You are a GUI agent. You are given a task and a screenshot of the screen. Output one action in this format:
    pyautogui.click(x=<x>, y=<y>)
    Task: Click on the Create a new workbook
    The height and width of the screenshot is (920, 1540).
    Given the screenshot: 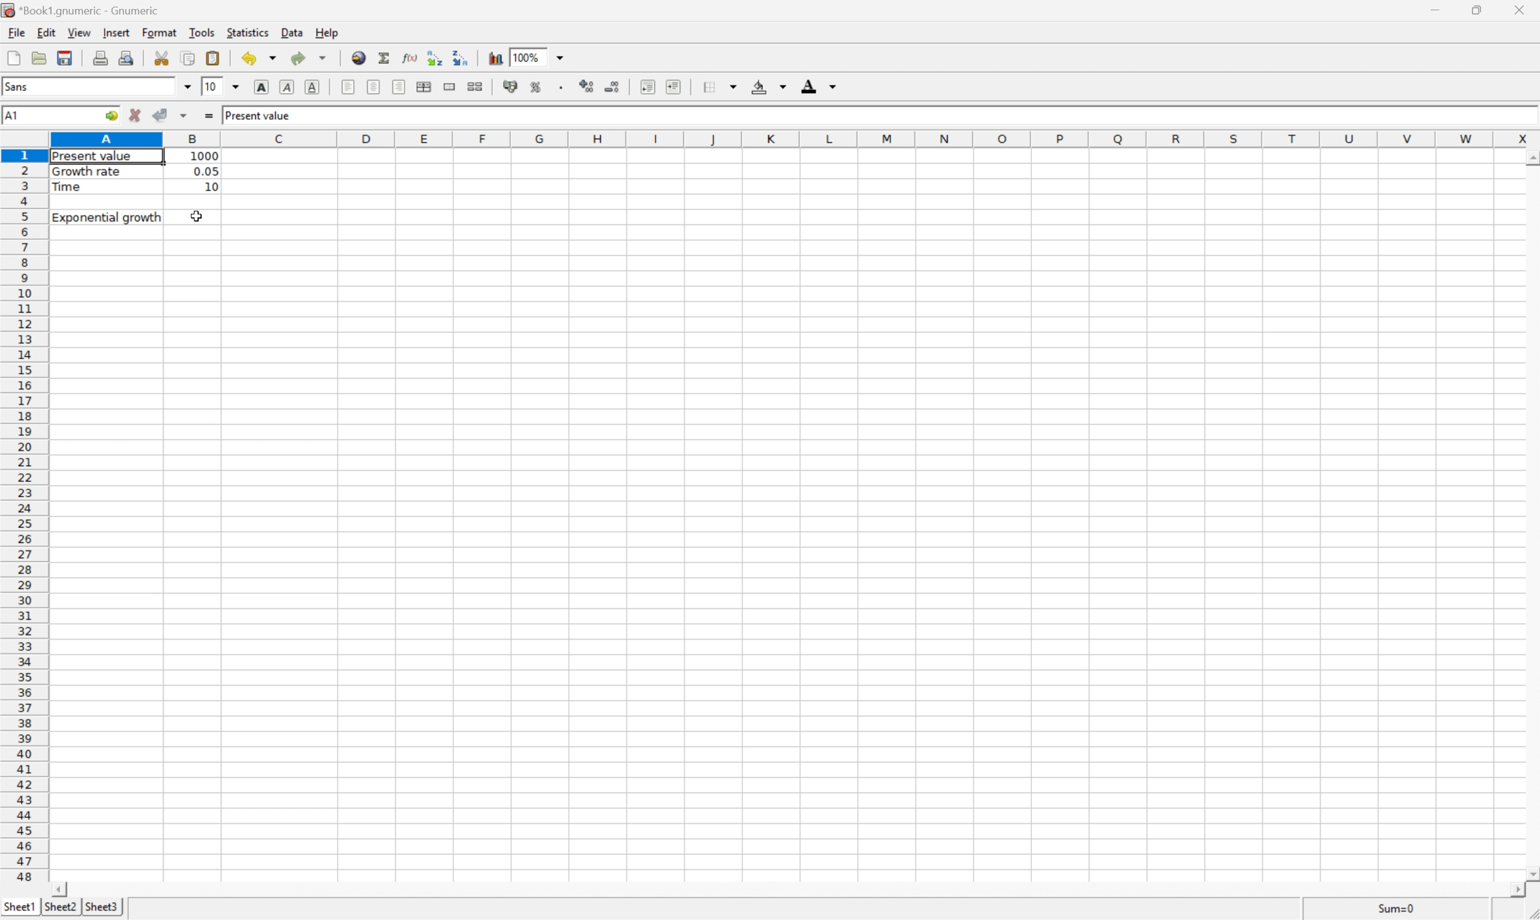 What is the action you would take?
    pyautogui.click(x=14, y=58)
    